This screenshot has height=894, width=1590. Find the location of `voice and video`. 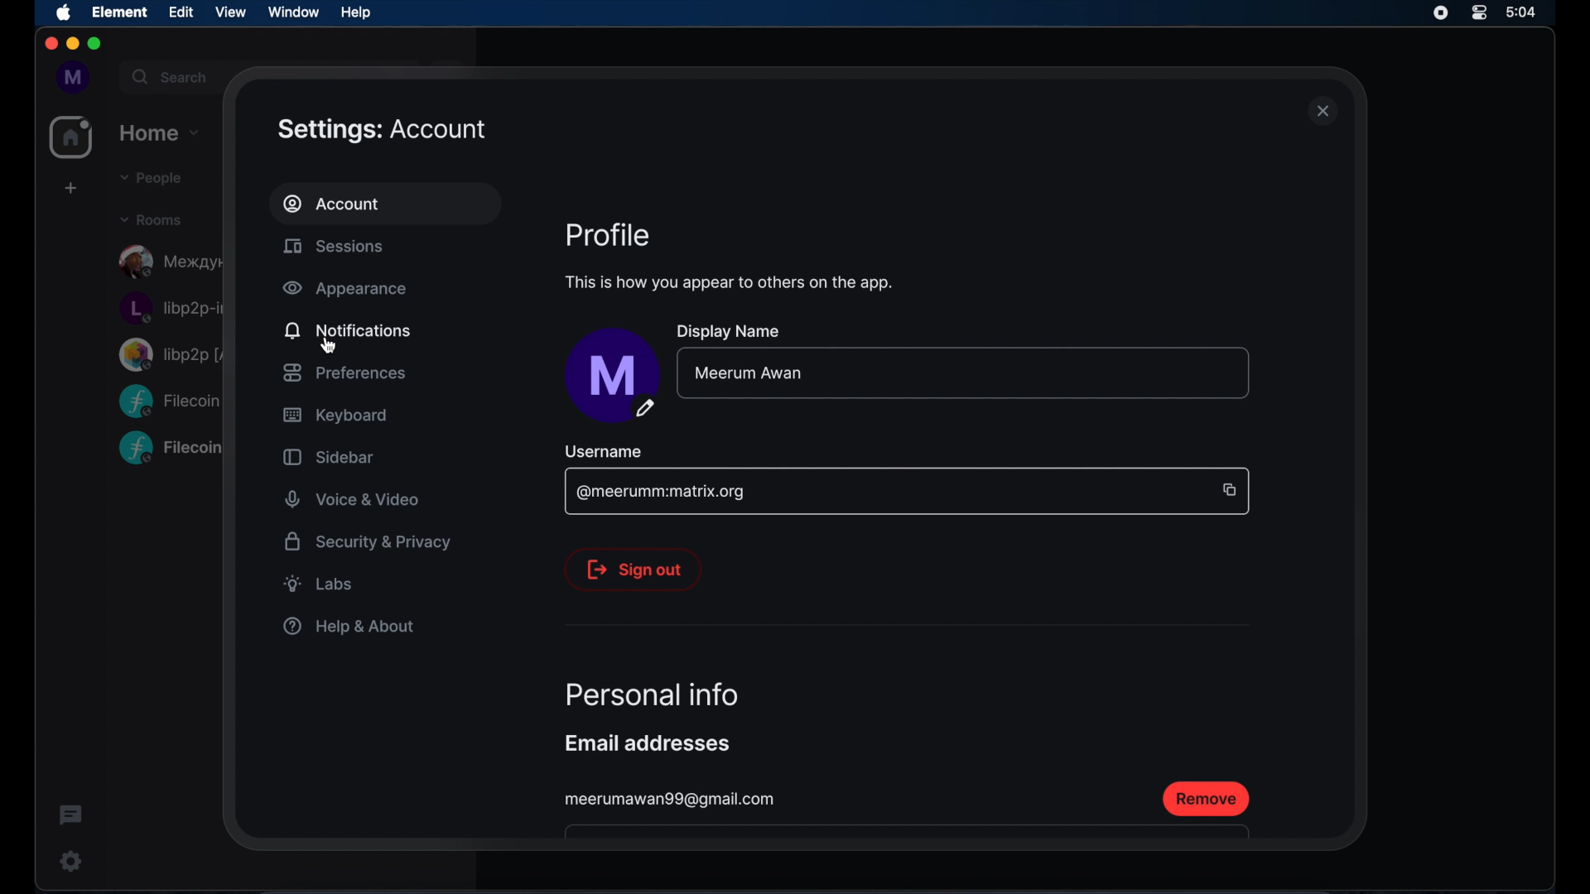

voice and video is located at coordinates (353, 500).